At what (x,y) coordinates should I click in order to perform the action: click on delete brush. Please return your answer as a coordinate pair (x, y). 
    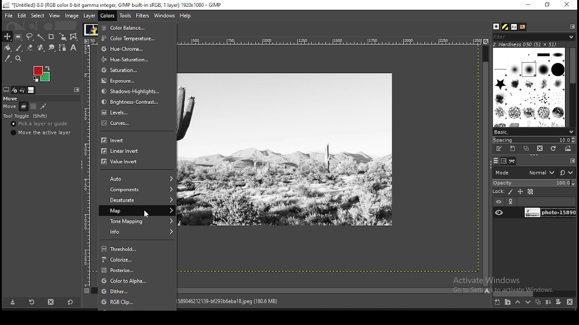
    Looking at the image, I should click on (540, 149).